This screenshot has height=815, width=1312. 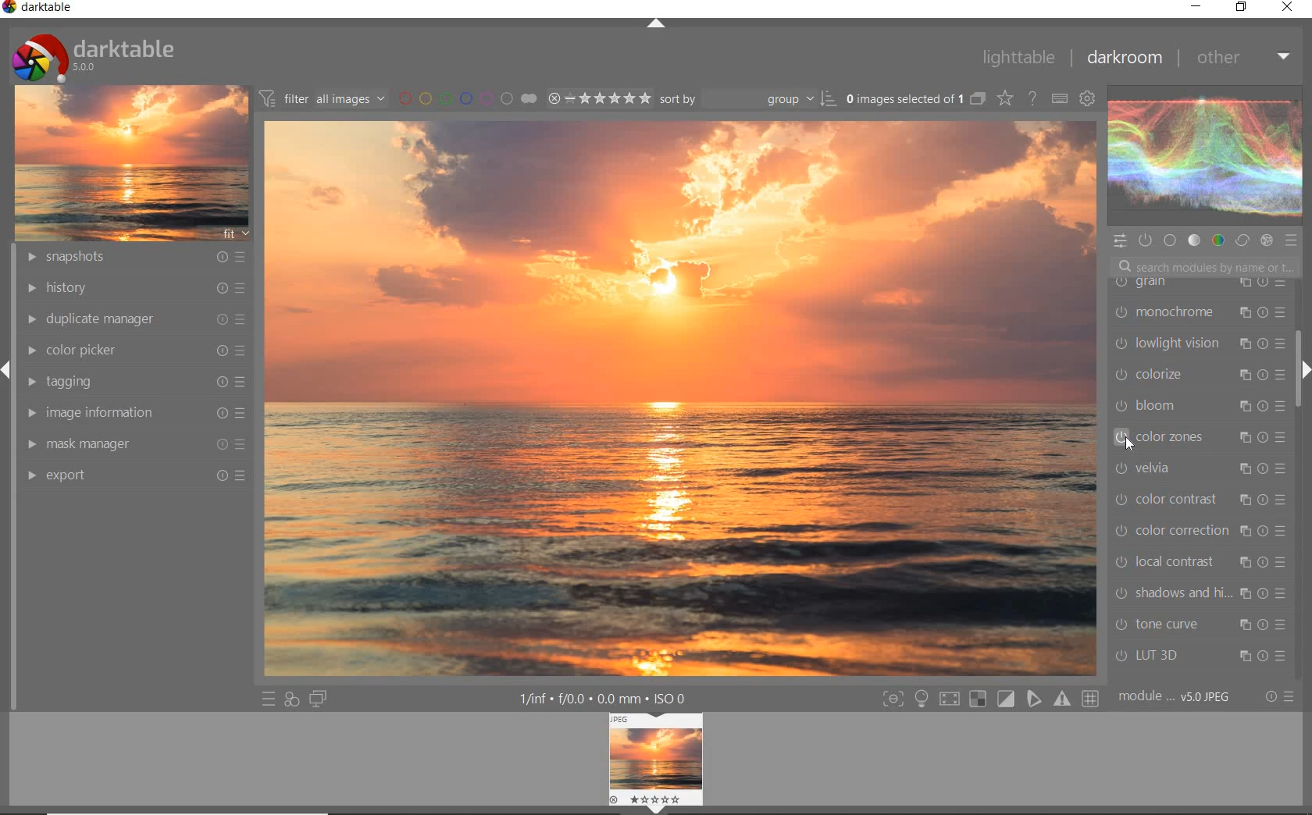 I want to click on lighttable, so click(x=1017, y=57).